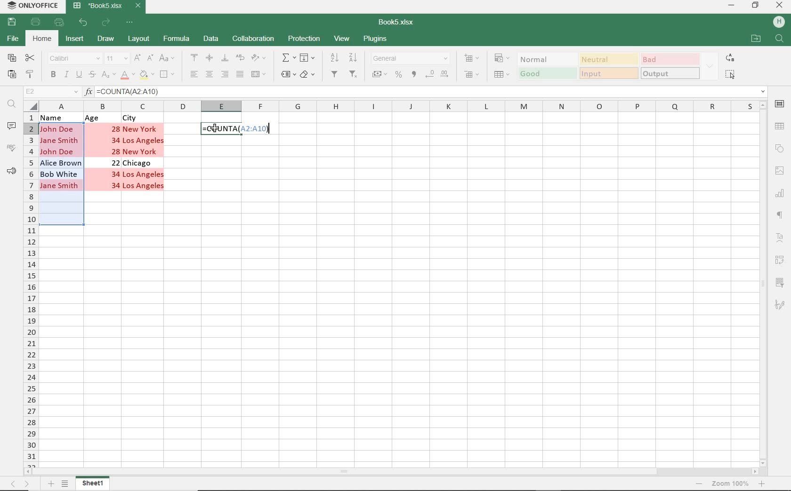 The height and width of the screenshot is (491, 791). I want to click on SHEET1, so click(93, 484).